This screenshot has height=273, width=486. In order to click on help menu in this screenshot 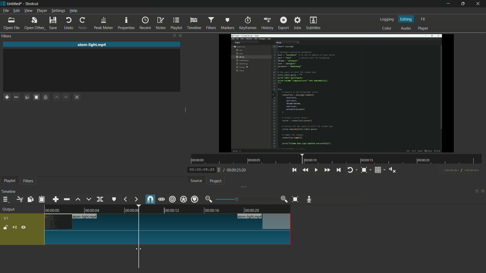, I will do `click(73, 11)`.